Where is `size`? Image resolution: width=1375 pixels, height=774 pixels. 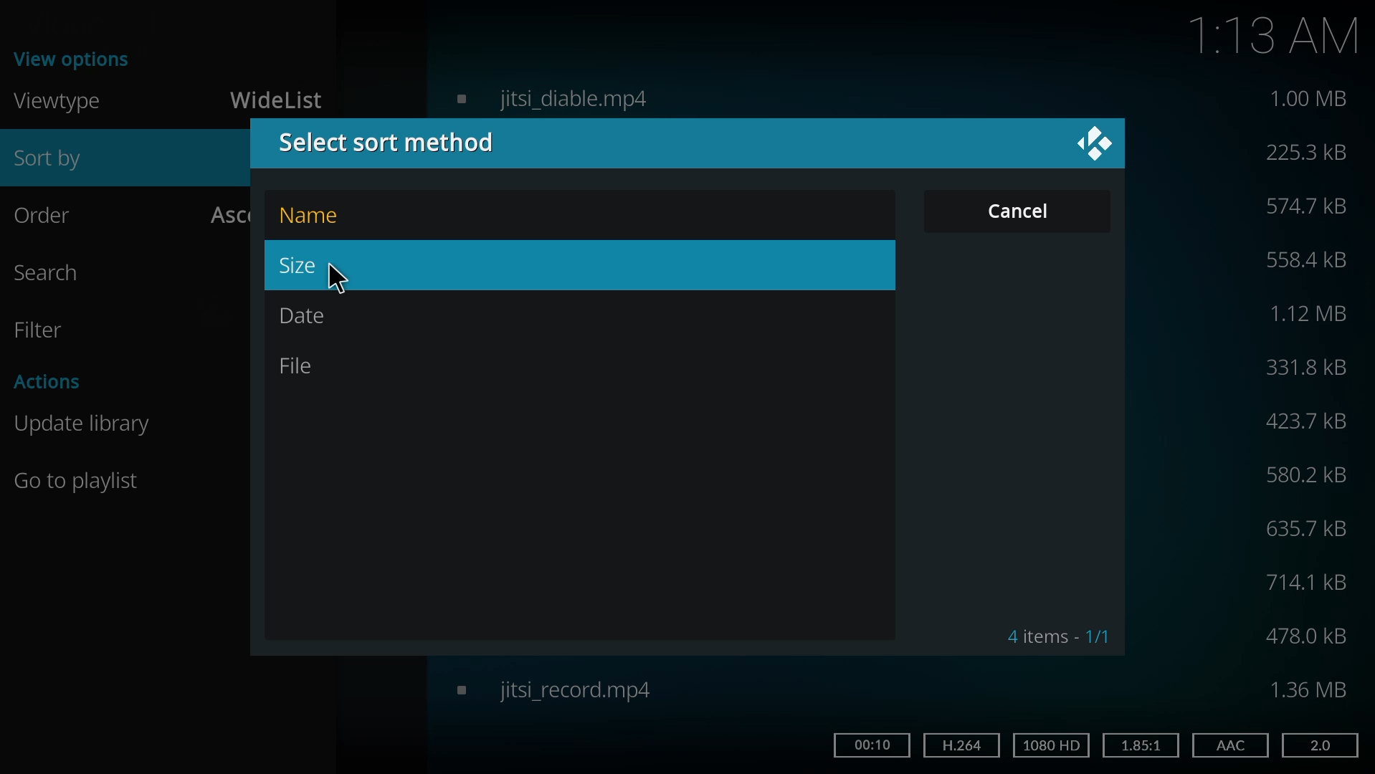
size is located at coordinates (1306, 98).